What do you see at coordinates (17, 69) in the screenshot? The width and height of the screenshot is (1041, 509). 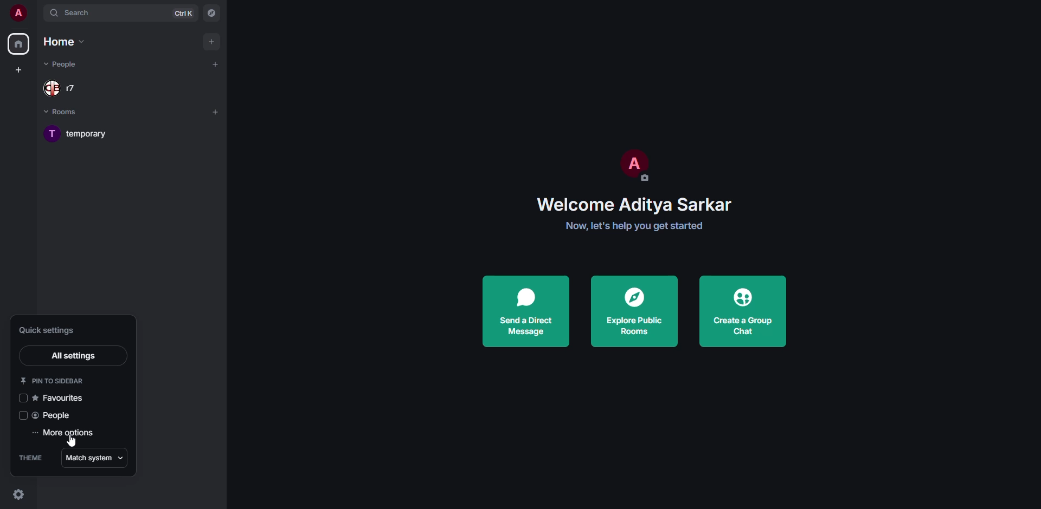 I see `create space` at bounding box center [17, 69].